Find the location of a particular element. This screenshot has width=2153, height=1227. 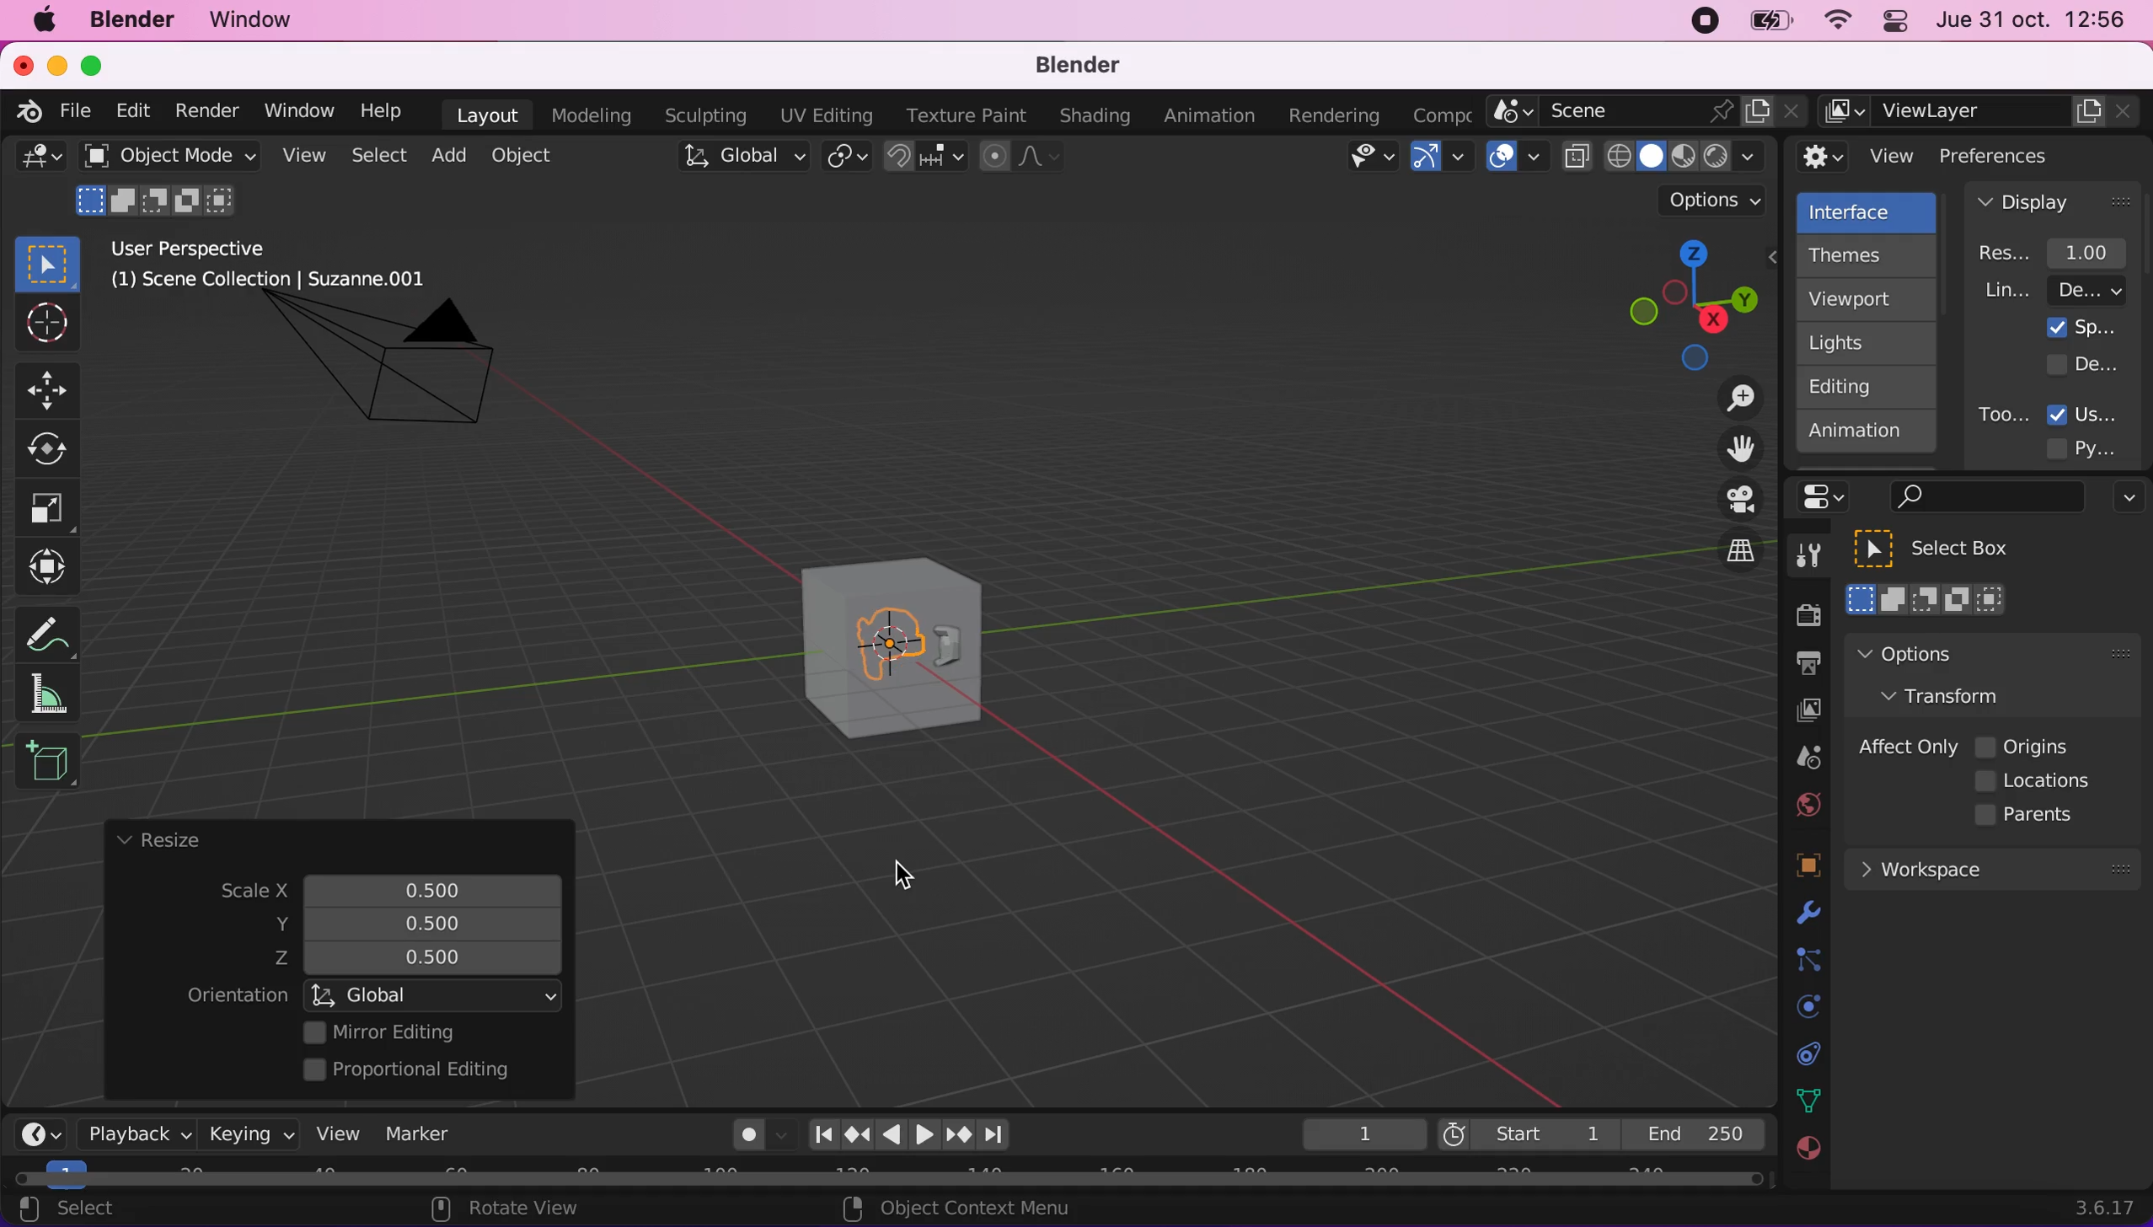

panel control is located at coordinates (1891, 24).